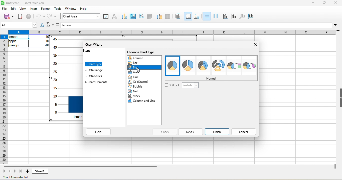 Image resolution: width=342 pixels, height=180 pixels. What do you see at coordinates (47, 45) in the screenshot?
I see `40` at bounding box center [47, 45].